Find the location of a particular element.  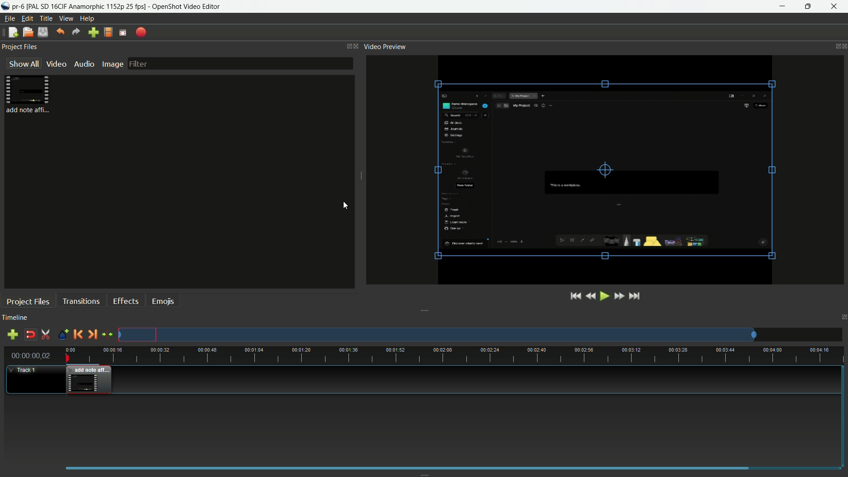

undo is located at coordinates (61, 31).